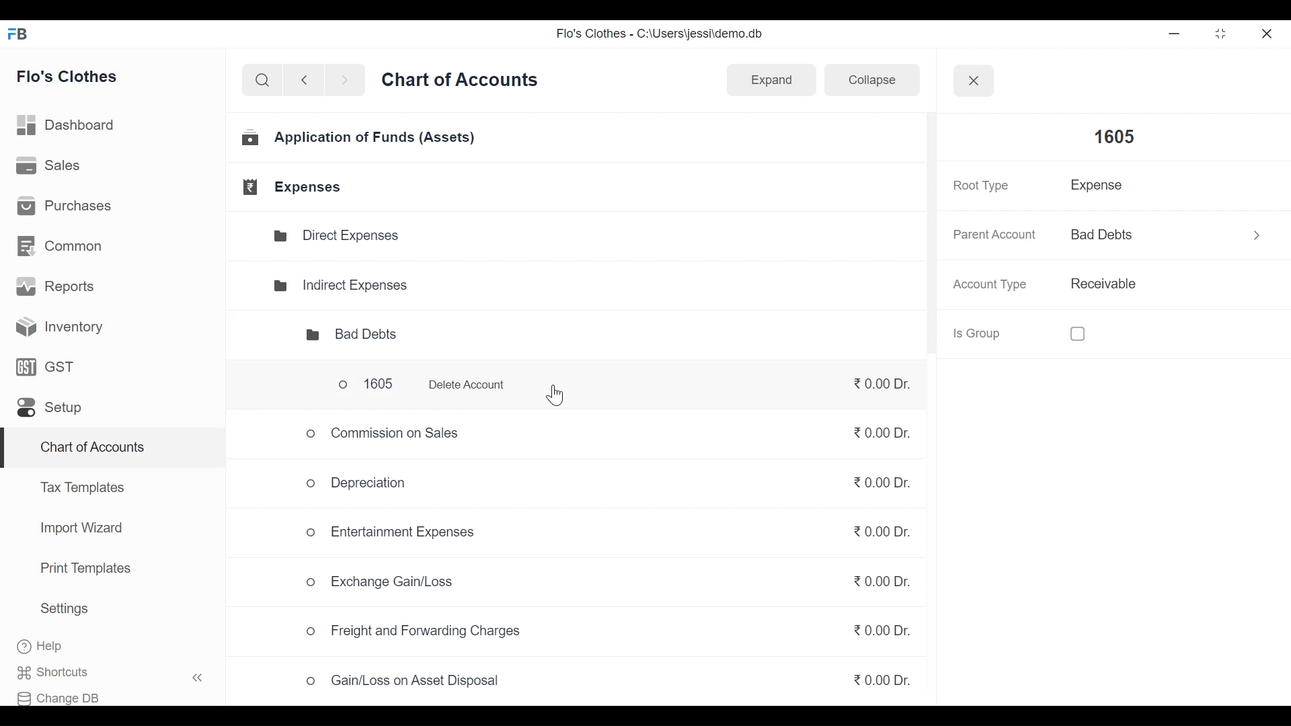  I want to click on ₹0.00 Dr., so click(872, 586).